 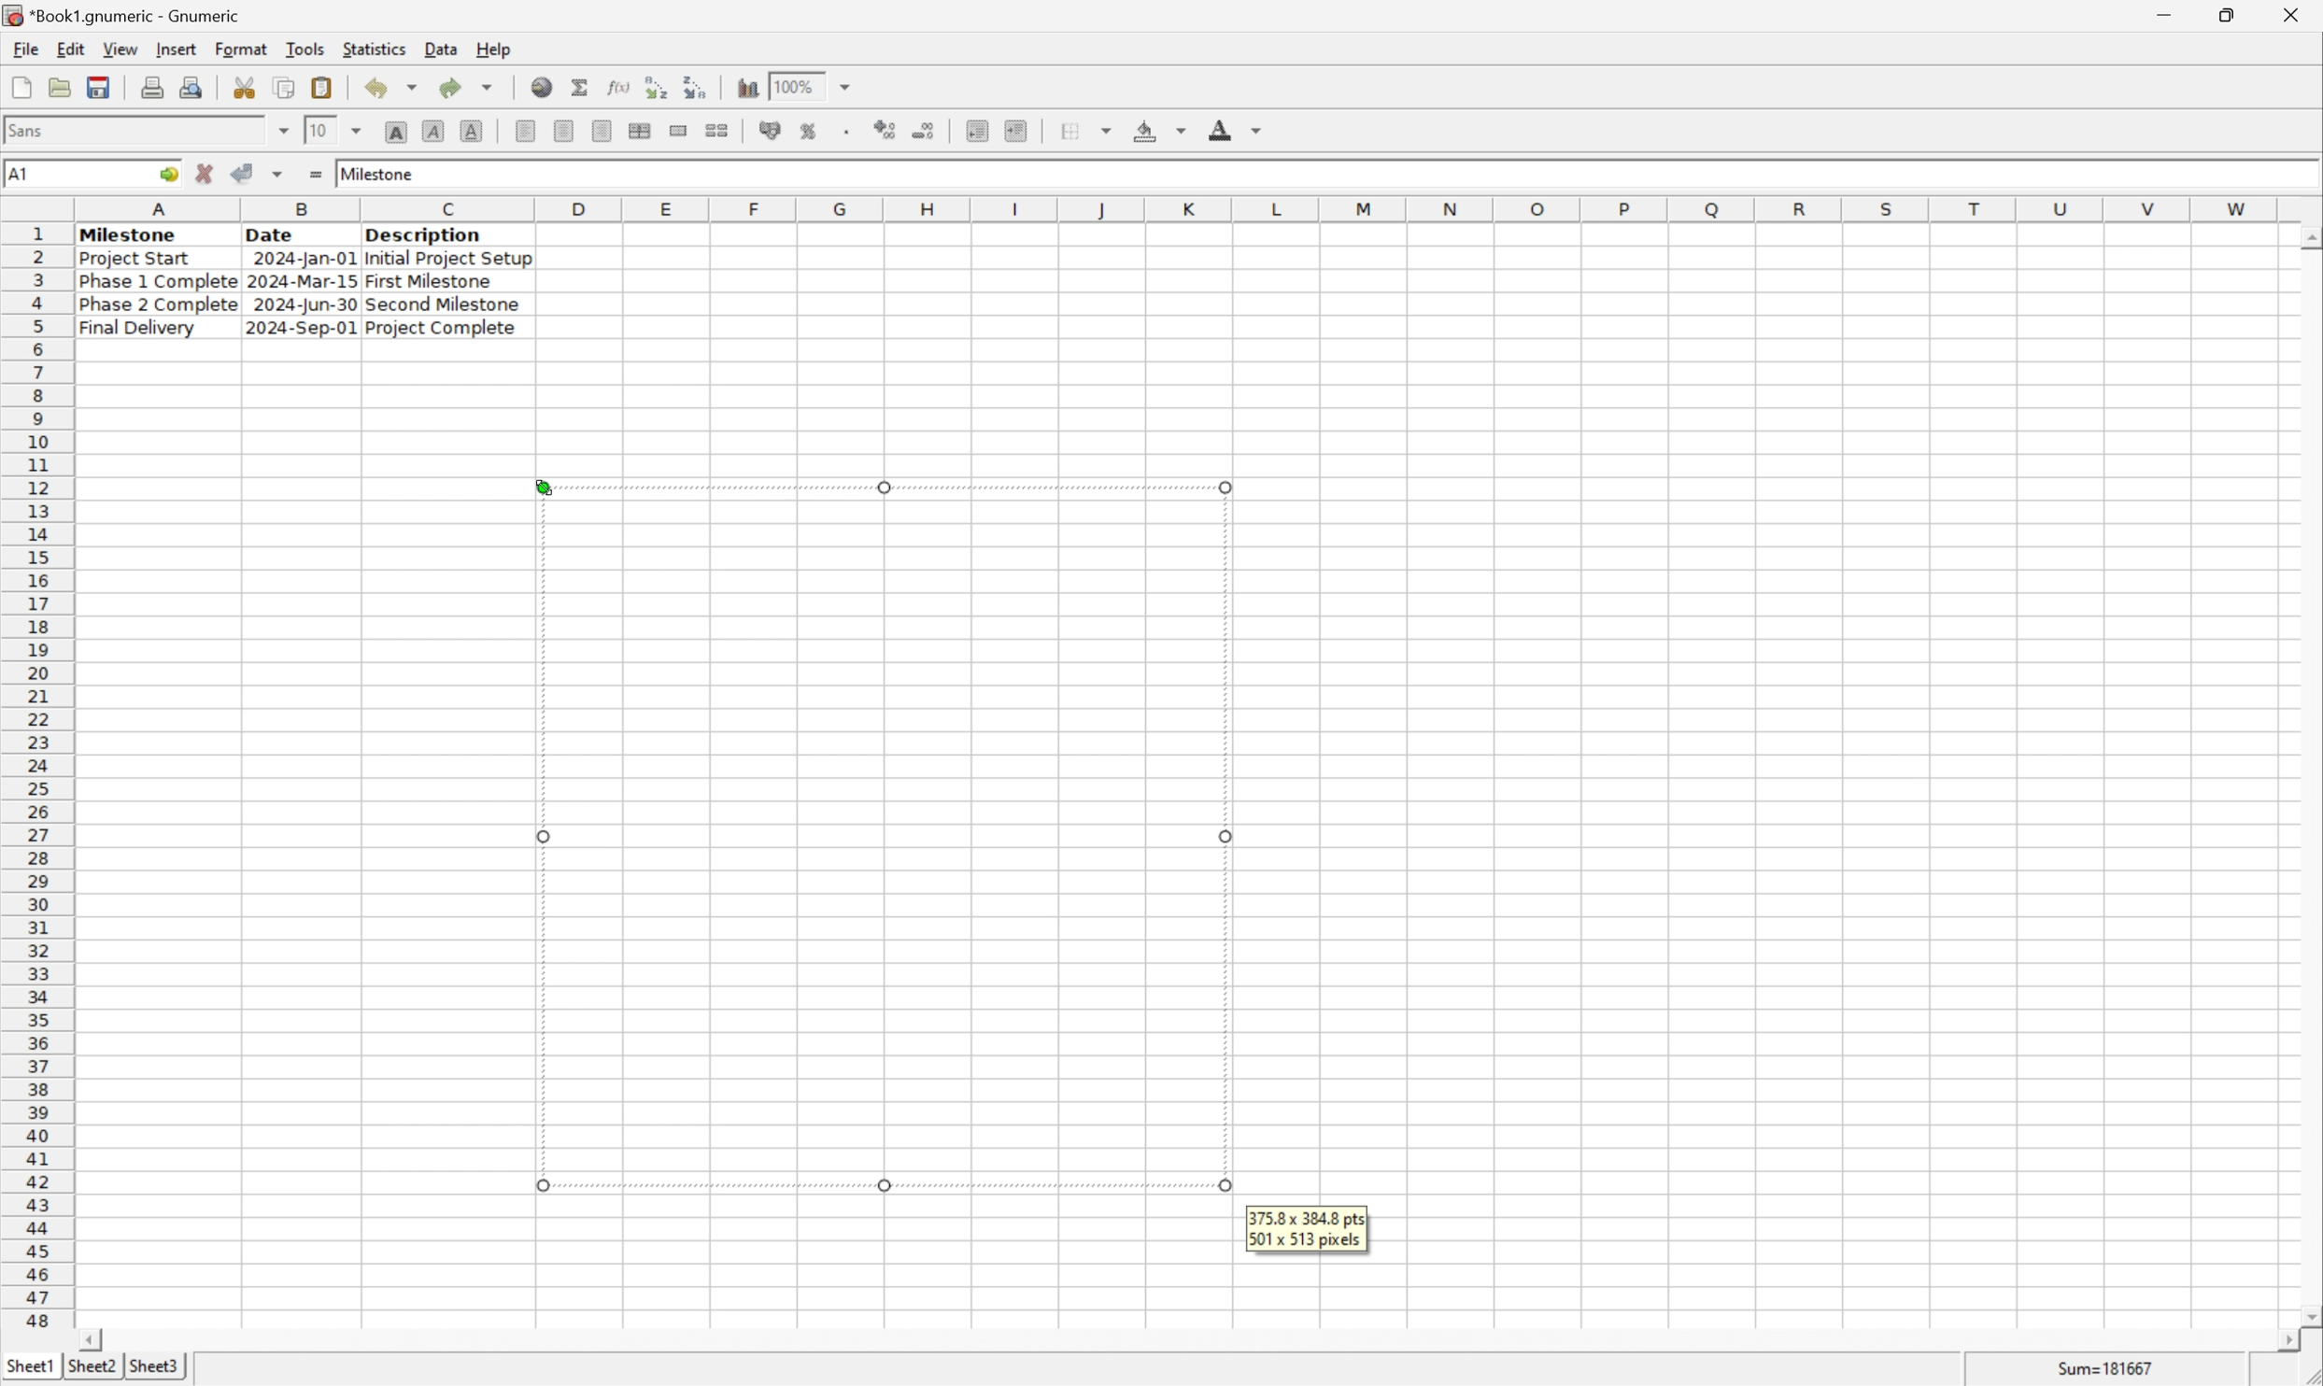 What do you see at coordinates (20, 89) in the screenshot?
I see `create a new workbook` at bounding box center [20, 89].